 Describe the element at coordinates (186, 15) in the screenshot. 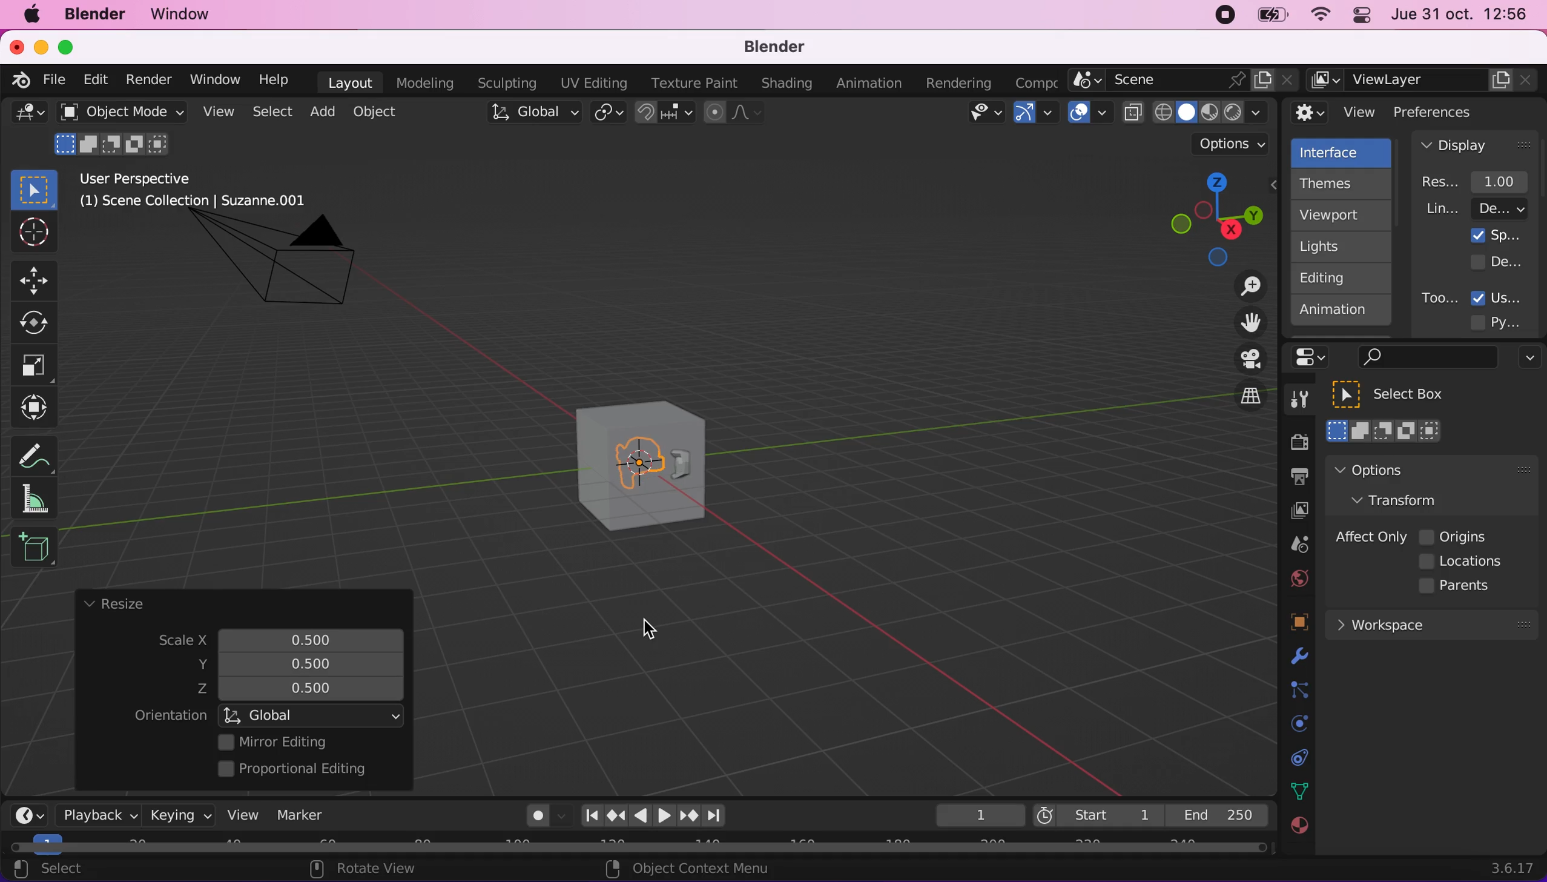

I see `window` at that location.